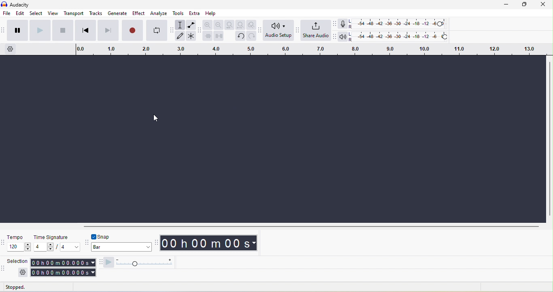 The image size is (553, 292). What do you see at coordinates (100, 262) in the screenshot?
I see `play at speed toolbar` at bounding box center [100, 262].